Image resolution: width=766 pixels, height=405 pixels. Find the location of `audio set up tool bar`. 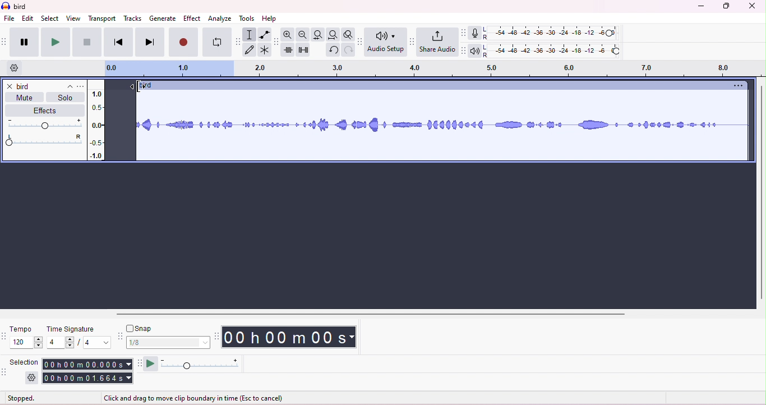

audio set up tool bar is located at coordinates (361, 40).